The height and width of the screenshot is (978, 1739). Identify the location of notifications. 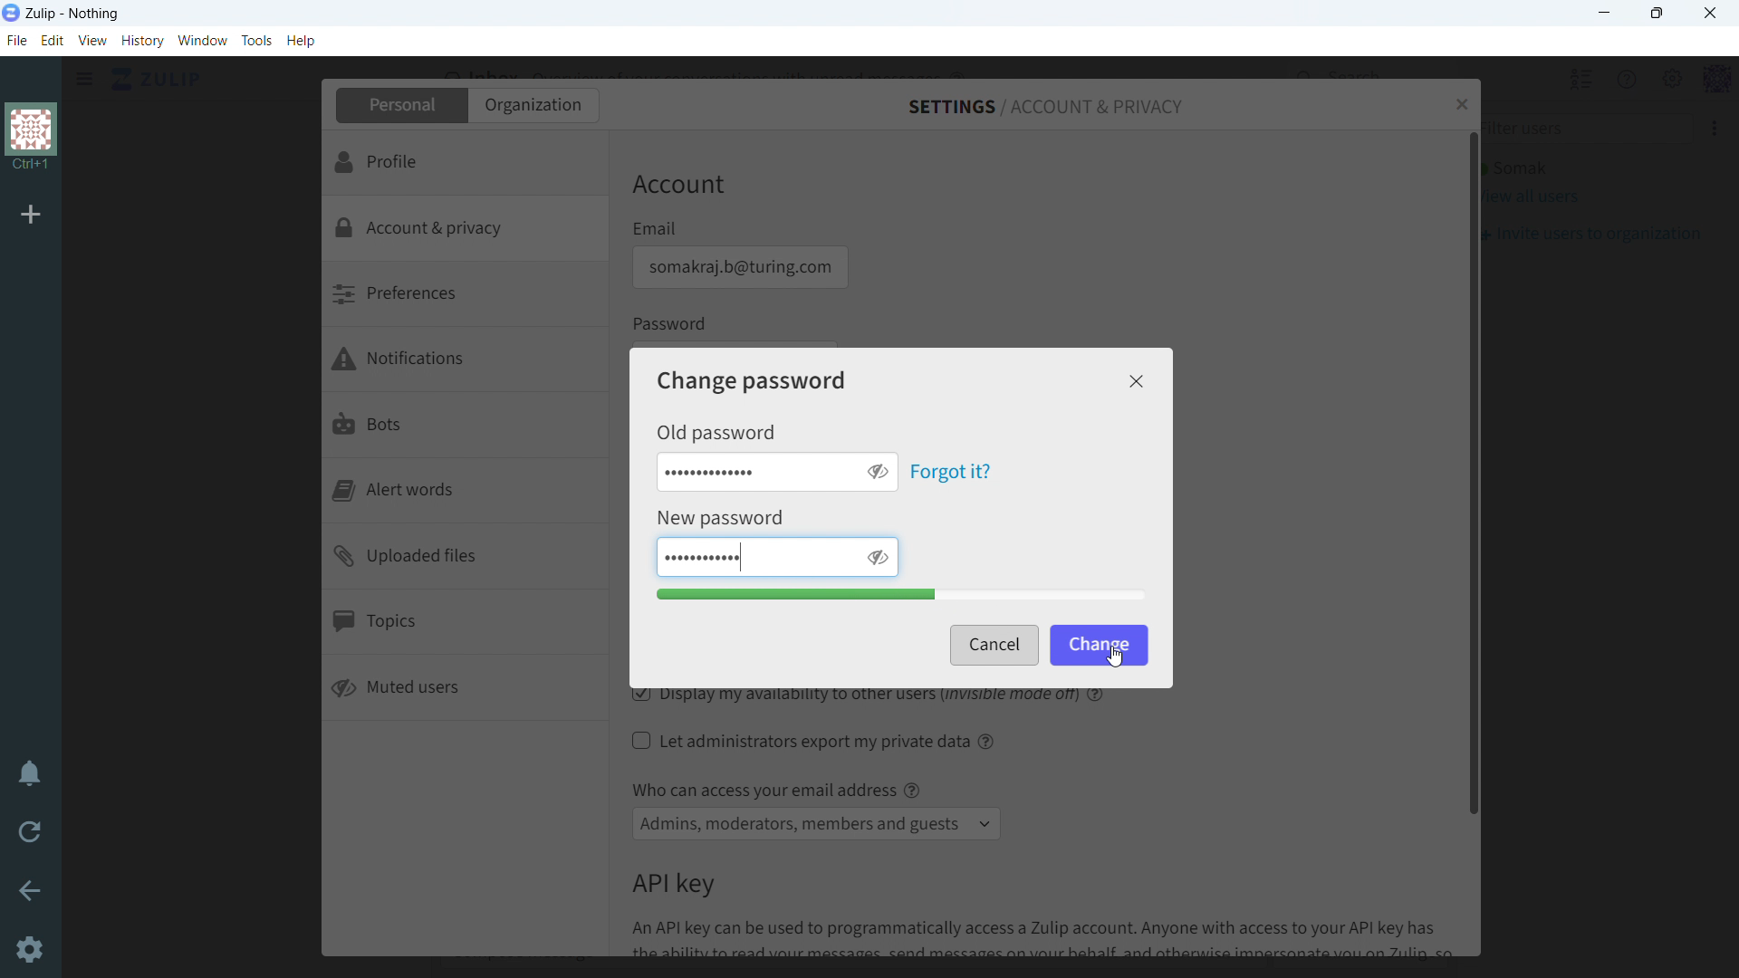
(466, 362).